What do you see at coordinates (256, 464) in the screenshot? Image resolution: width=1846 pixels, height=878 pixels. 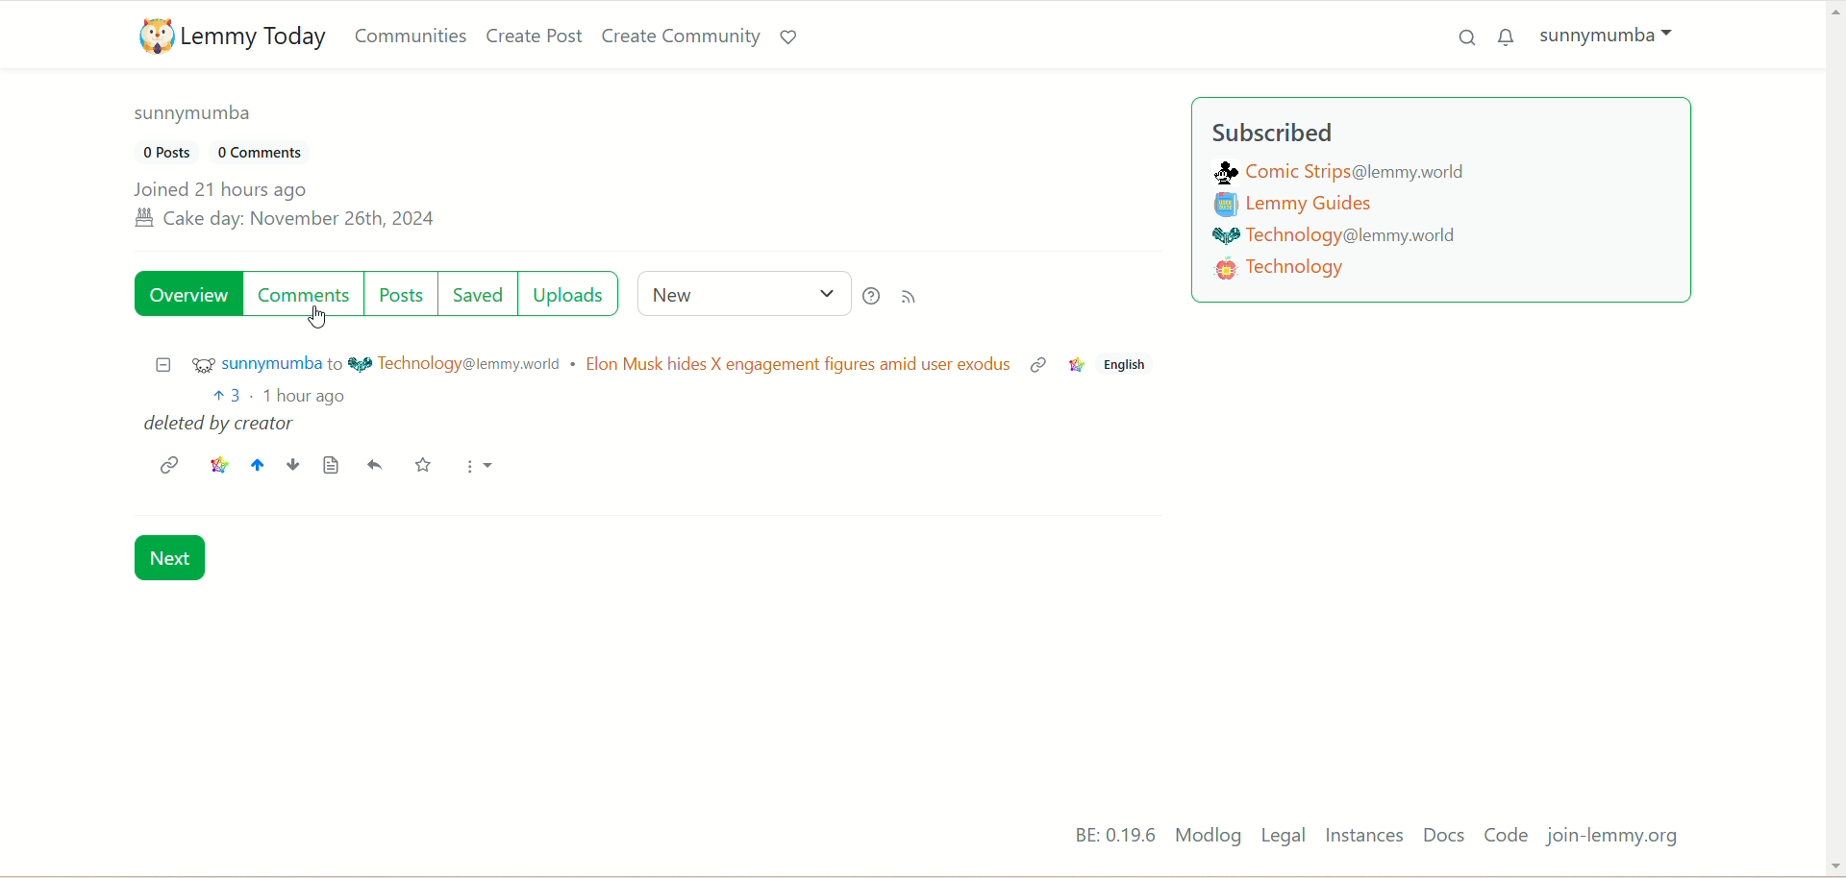 I see `uptown` at bounding box center [256, 464].